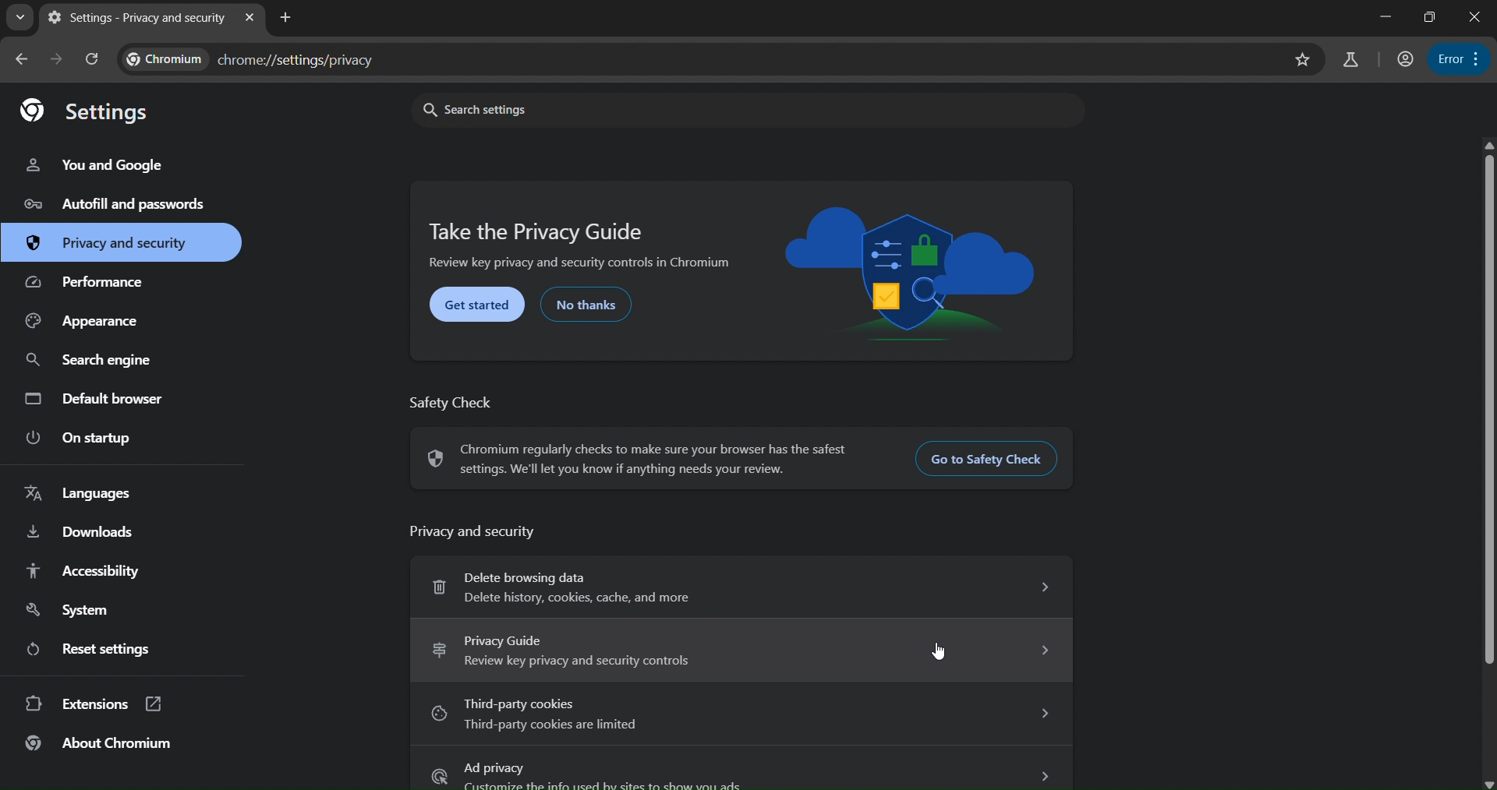 The image size is (1497, 790). What do you see at coordinates (251, 16) in the screenshot?
I see `close tab` at bounding box center [251, 16].